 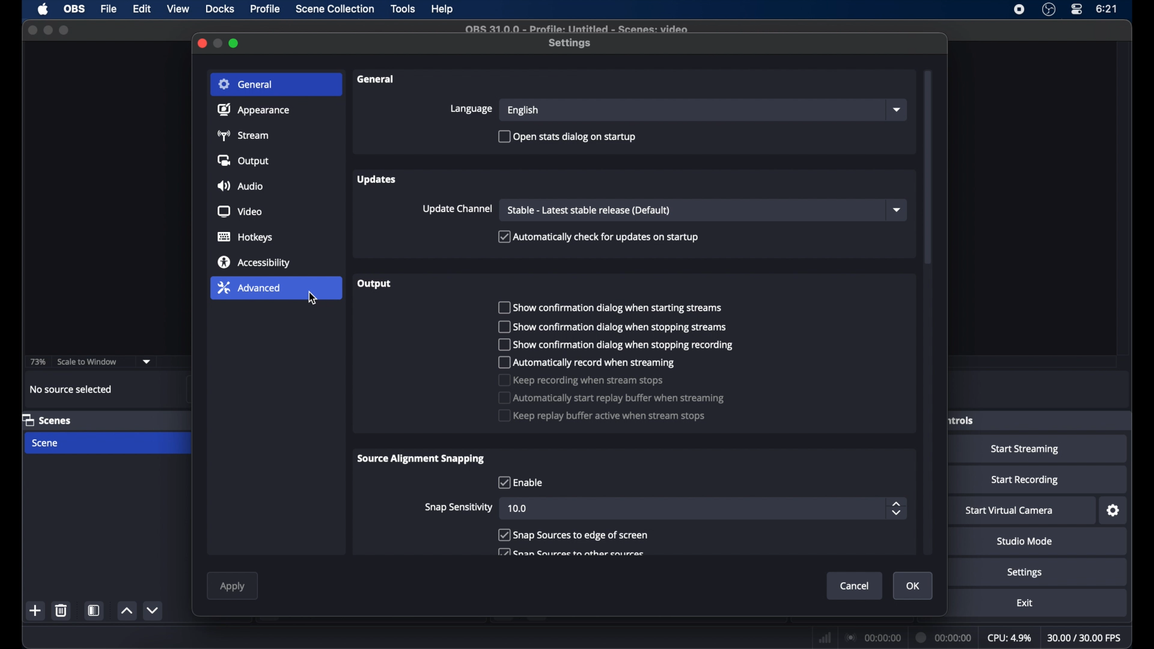 What do you see at coordinates (240, 186) in the screenshot?
I see `audio` at bounding box center [240, 186].